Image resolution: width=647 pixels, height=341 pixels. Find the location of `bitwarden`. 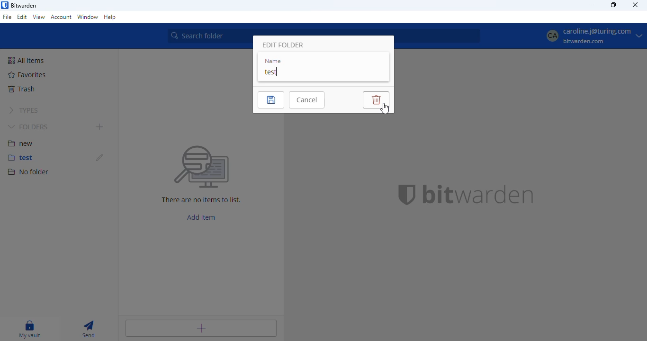

bitwarden is located at coordinates (478, 194).